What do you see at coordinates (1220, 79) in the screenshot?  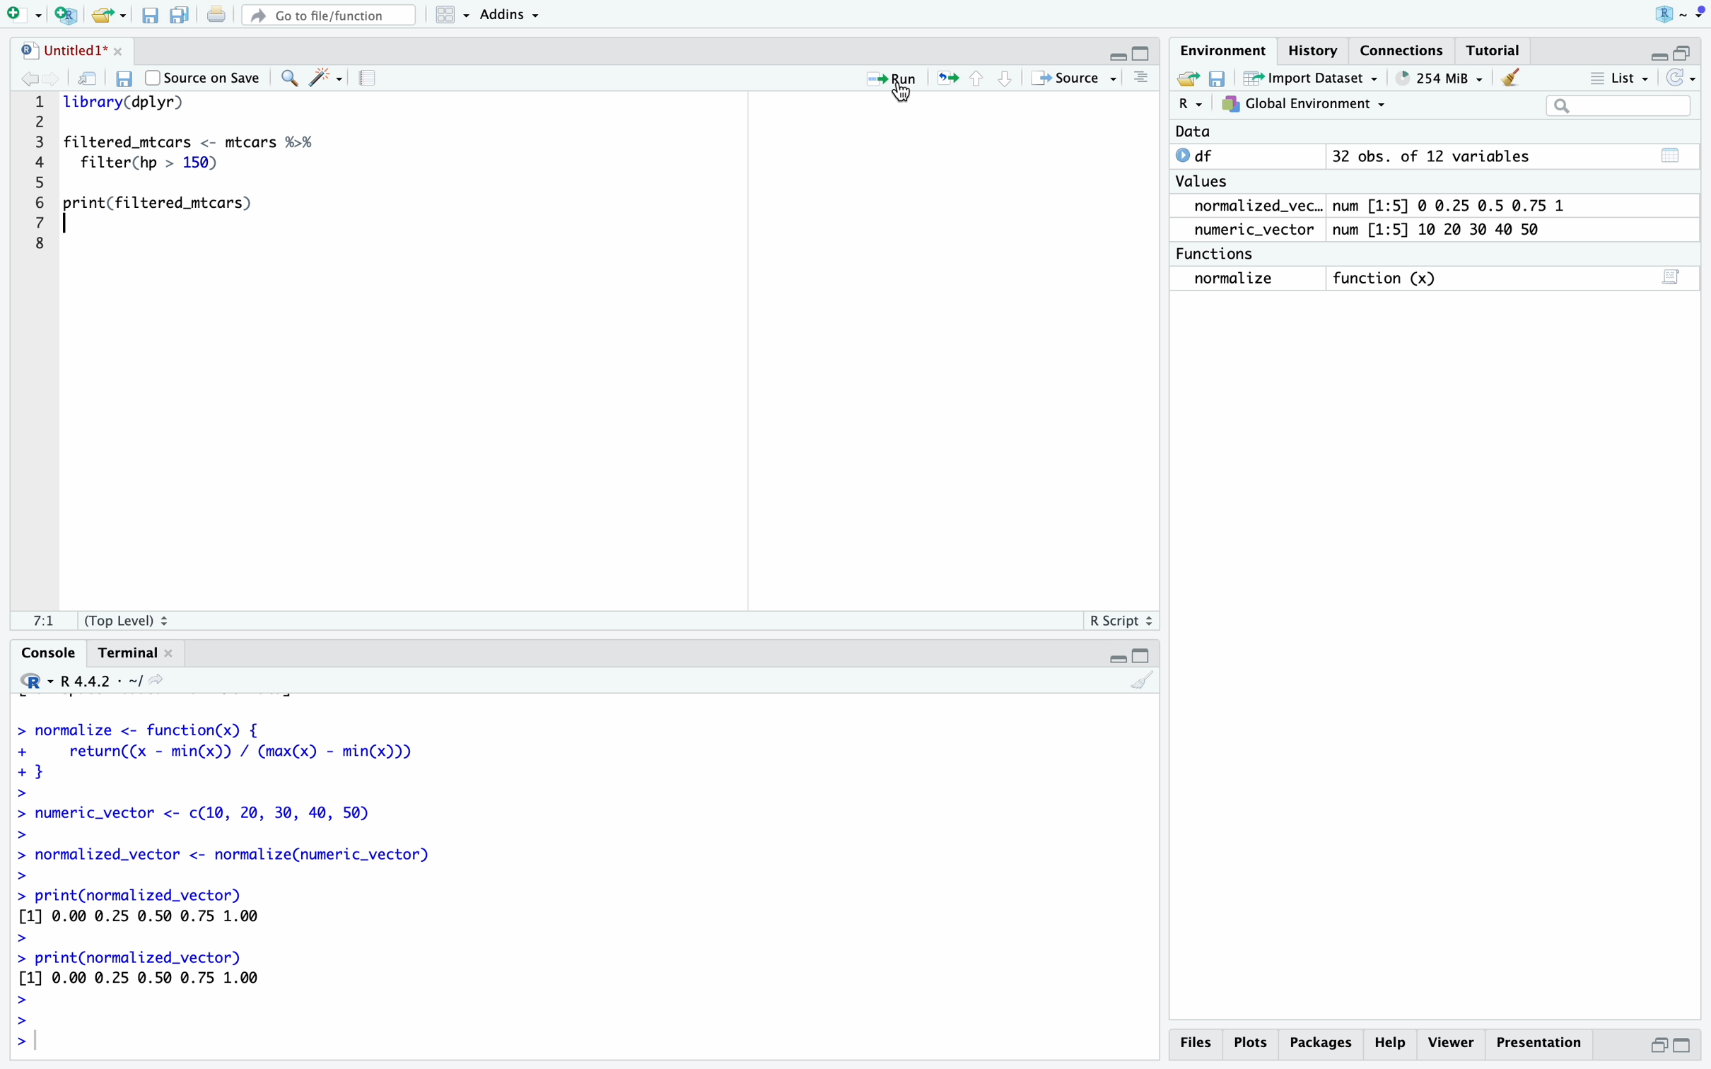 I see `save` at bounding box center [1220, 79].